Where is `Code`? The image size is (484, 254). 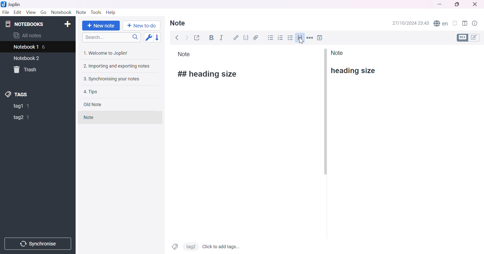 Code is located at coordinates (246, 38).